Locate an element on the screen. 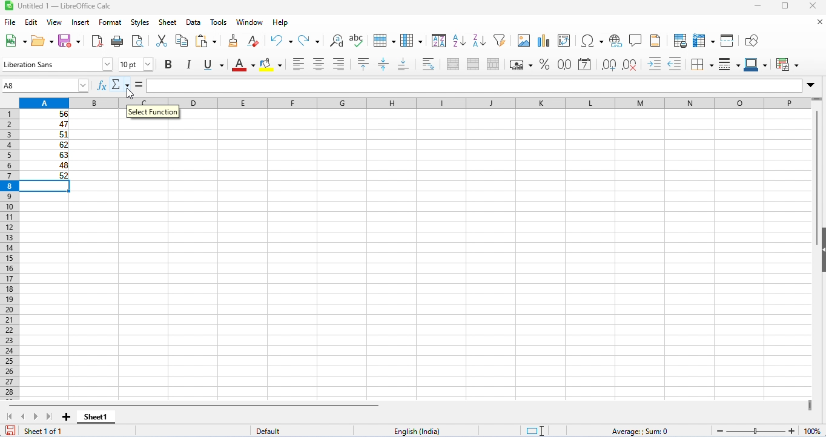 The image size is (826, 437). previous sheet is located at coordinates (24, 416).